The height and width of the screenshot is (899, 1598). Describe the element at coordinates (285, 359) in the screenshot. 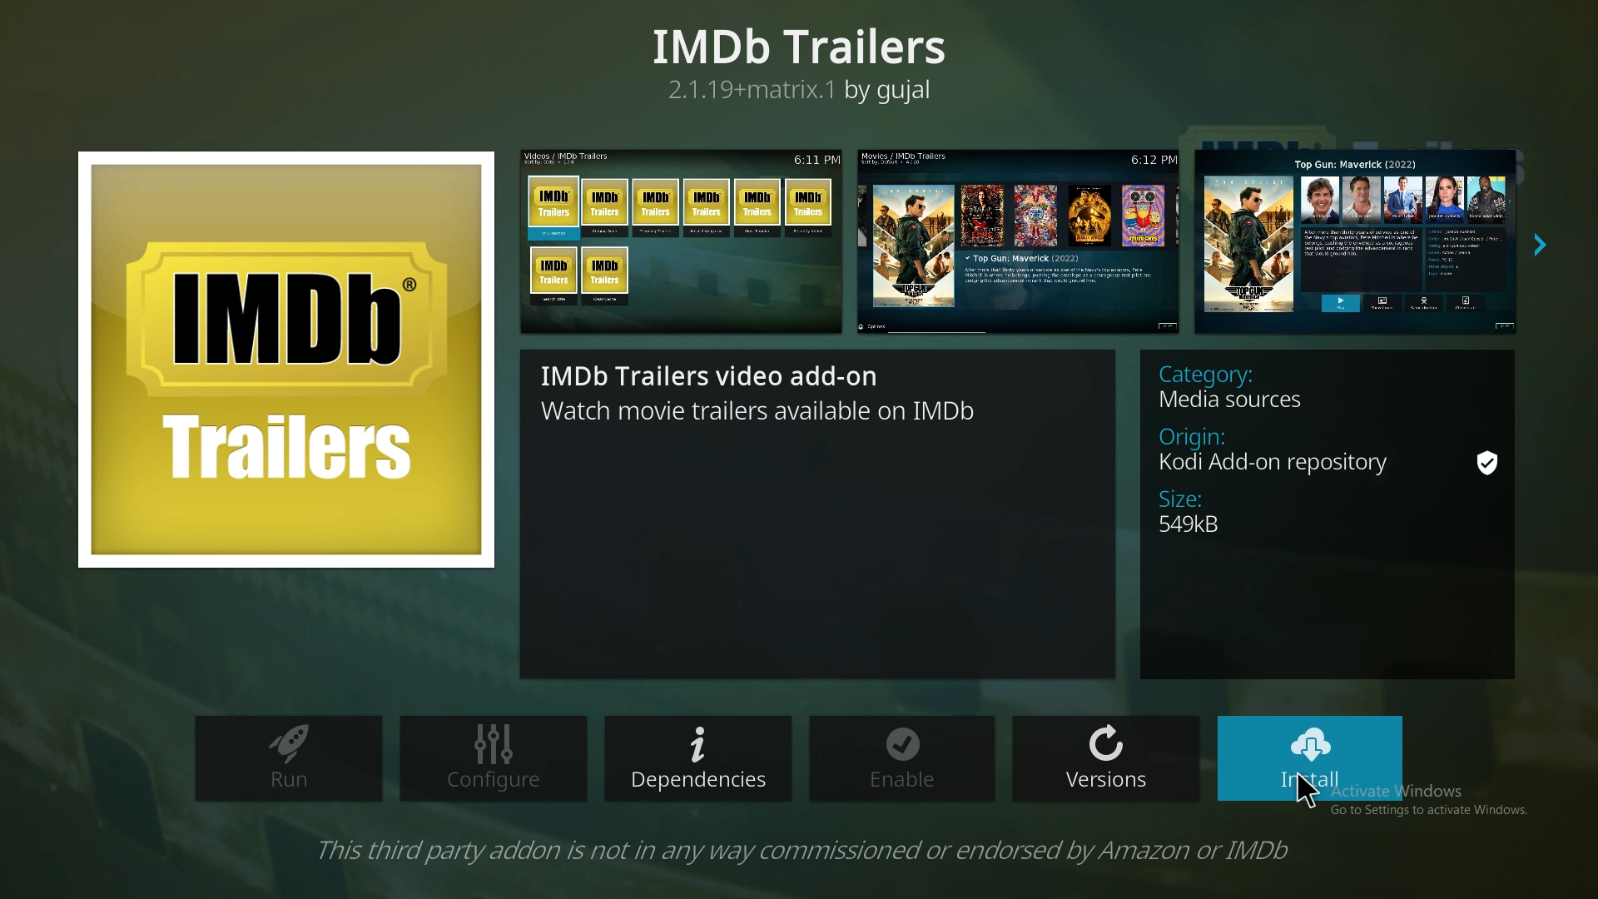

I see `icon` at that location.